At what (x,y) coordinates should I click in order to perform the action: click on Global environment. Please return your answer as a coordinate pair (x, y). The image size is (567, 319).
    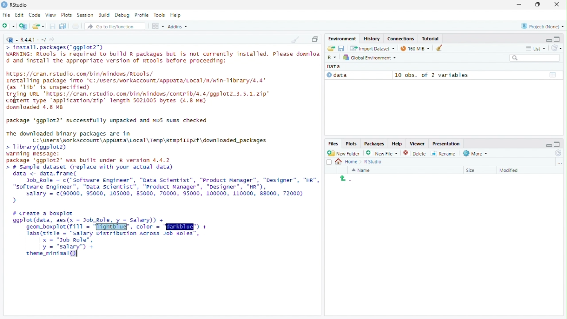
    Looking at the image, I should click on (370, 58).